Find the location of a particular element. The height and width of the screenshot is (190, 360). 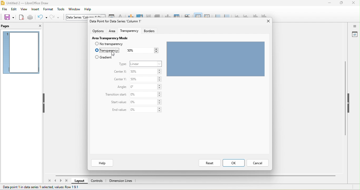

export as pdf is located at coordinates (21, 17).